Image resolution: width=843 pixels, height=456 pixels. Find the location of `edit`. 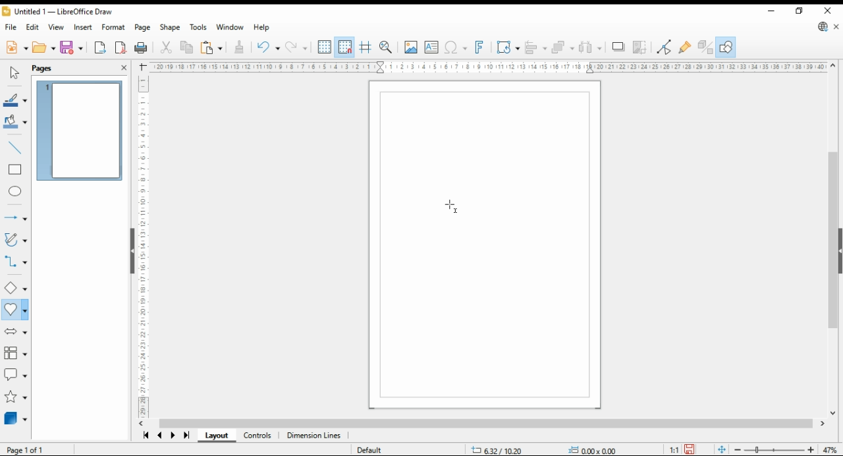

edit is located at coordinates (32, 28).